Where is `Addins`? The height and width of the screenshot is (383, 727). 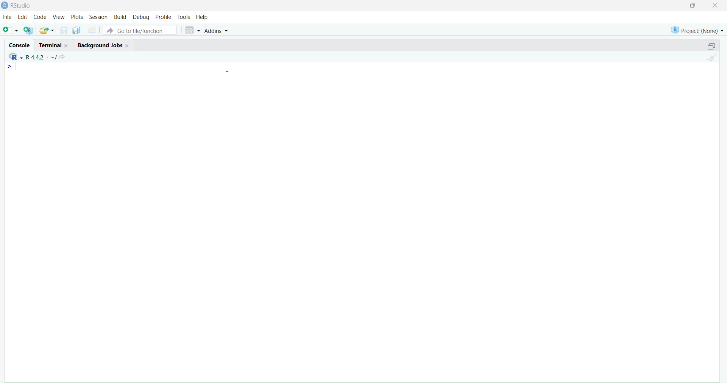
Addins is located at coordinates (217, 31).